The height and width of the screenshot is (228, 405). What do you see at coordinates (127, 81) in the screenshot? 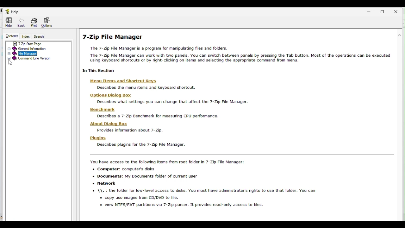
I see `menu items and shortcut` at bounding box center [127, 81].